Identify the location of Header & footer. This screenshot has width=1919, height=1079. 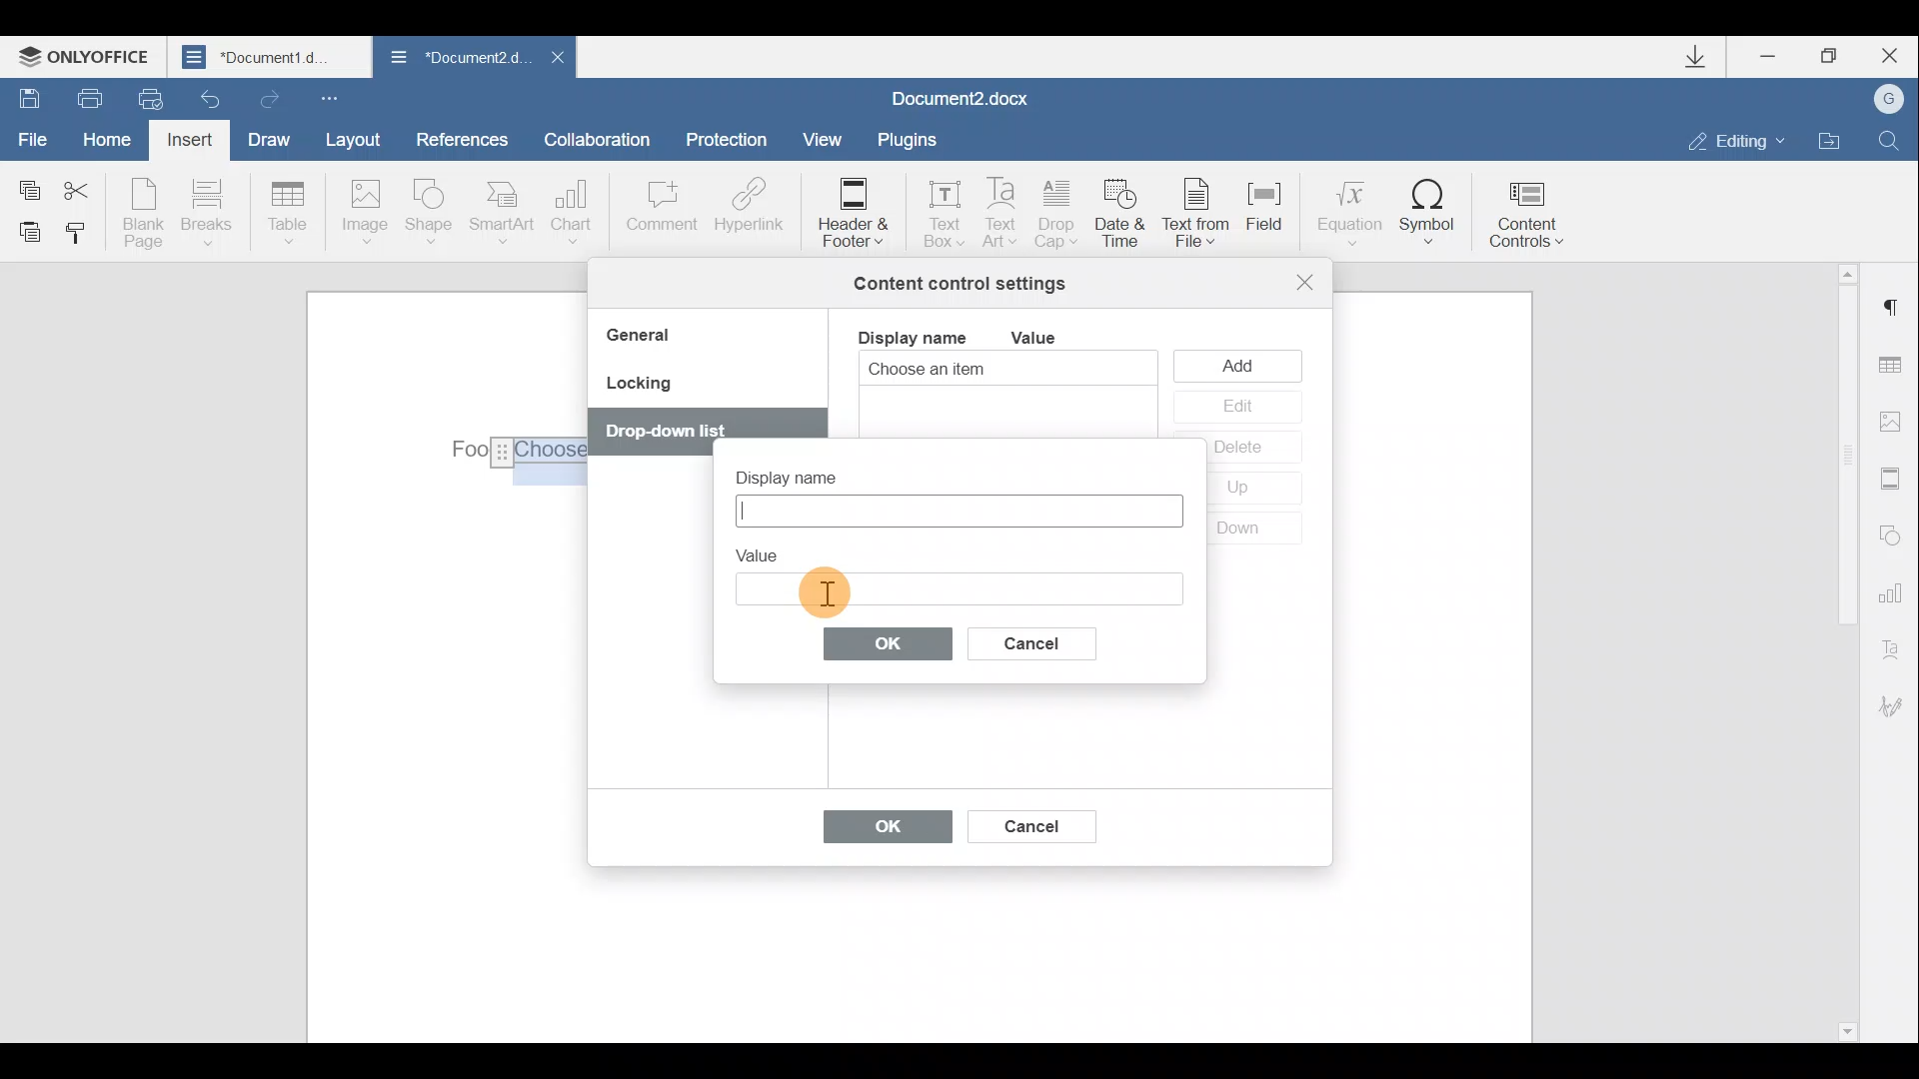
(852, 211).